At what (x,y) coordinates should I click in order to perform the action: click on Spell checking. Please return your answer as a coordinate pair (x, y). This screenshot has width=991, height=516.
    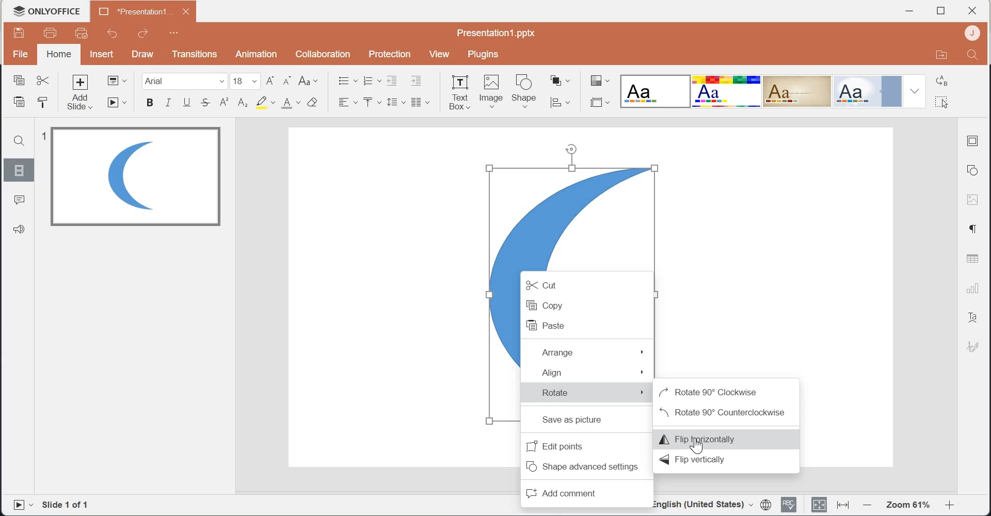
    Looking at the image, I should click on (791, 505).